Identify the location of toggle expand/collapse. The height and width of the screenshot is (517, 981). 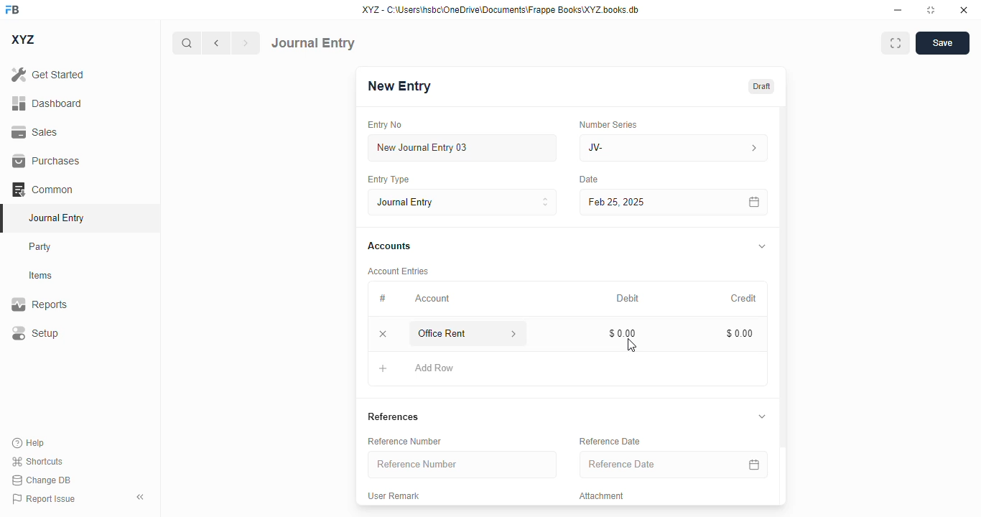
(763, 246).